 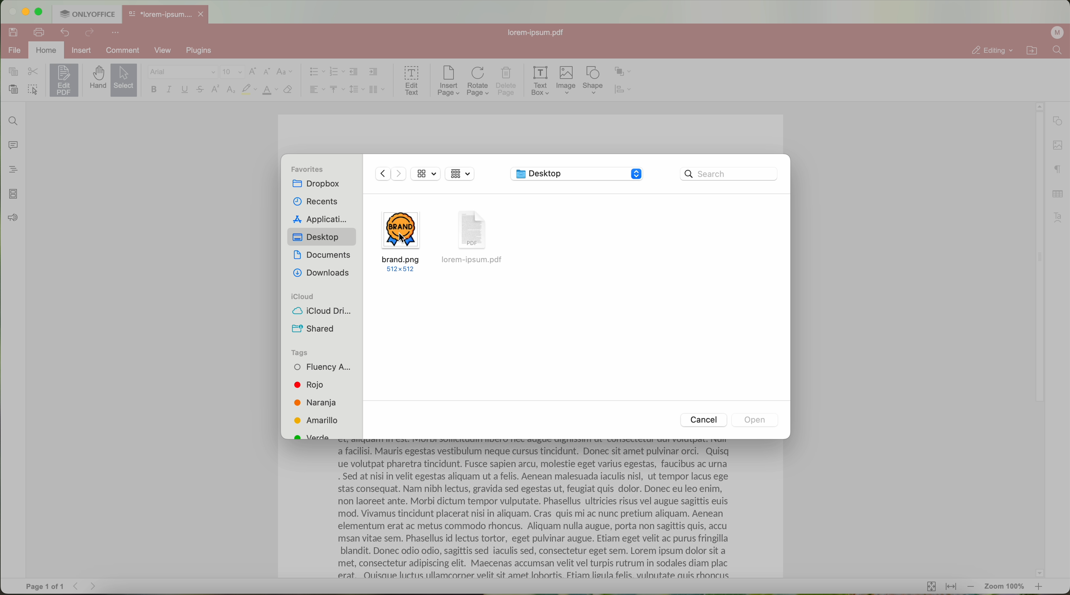 I want to click on increase indent, so click(x=374, y=71).